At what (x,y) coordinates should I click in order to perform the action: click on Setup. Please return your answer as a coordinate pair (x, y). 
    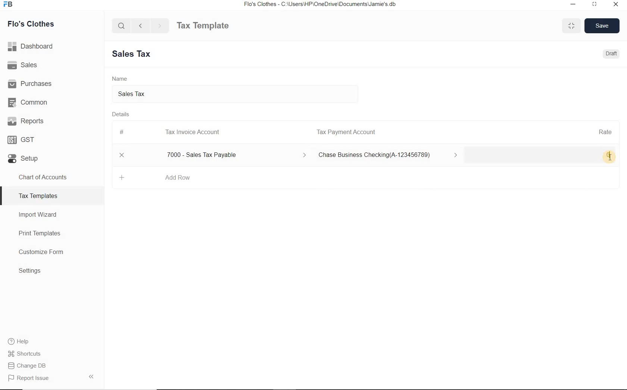
    Looking at the image, I should click on (52, 157).